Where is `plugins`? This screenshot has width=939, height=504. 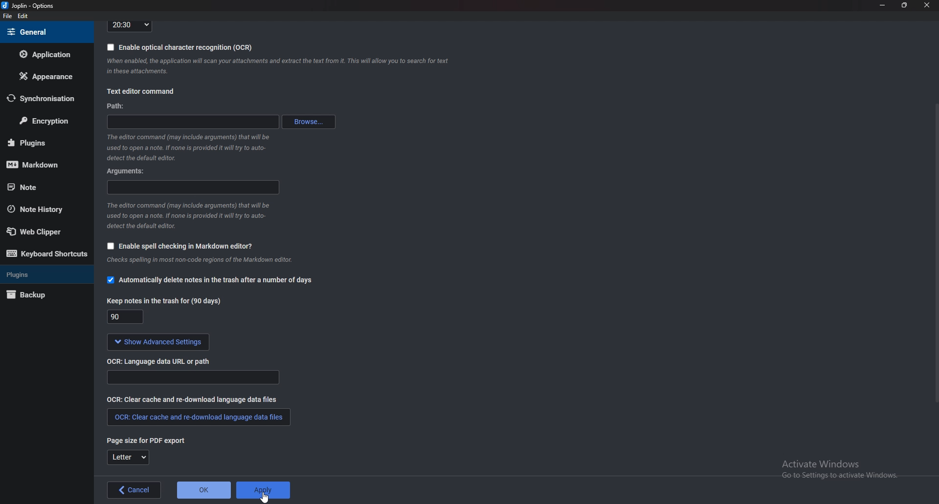 plugins is located at coordinates (44, 274).